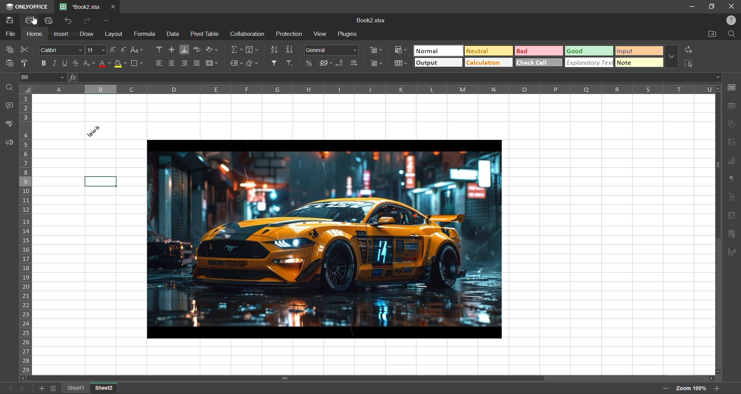 This screenshot has height=394, width=741. Describe the element at coordinates (377, 50) in the screenshot. I see `insert cells` at that location.